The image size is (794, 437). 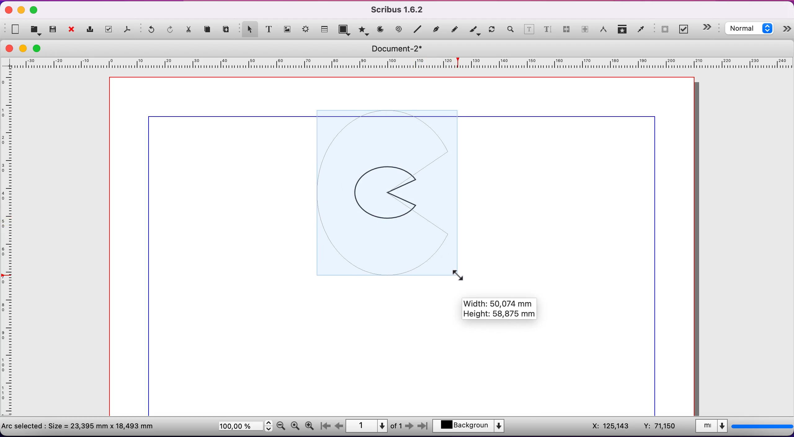 What do you see at coordinates (787, 30) in the screenshot?
I see `hide/show panel` at bounding box center [787, 30].